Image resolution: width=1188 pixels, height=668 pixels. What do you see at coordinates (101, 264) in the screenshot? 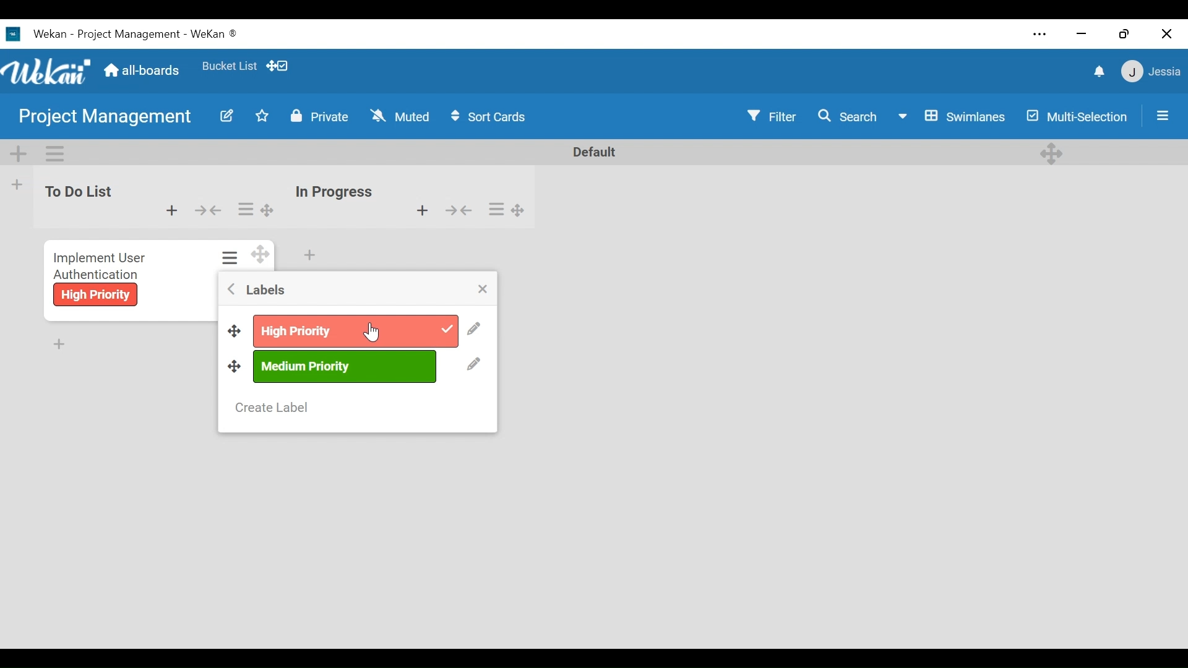
I see `Implement User Authentication` at bounding box center [101, 264].